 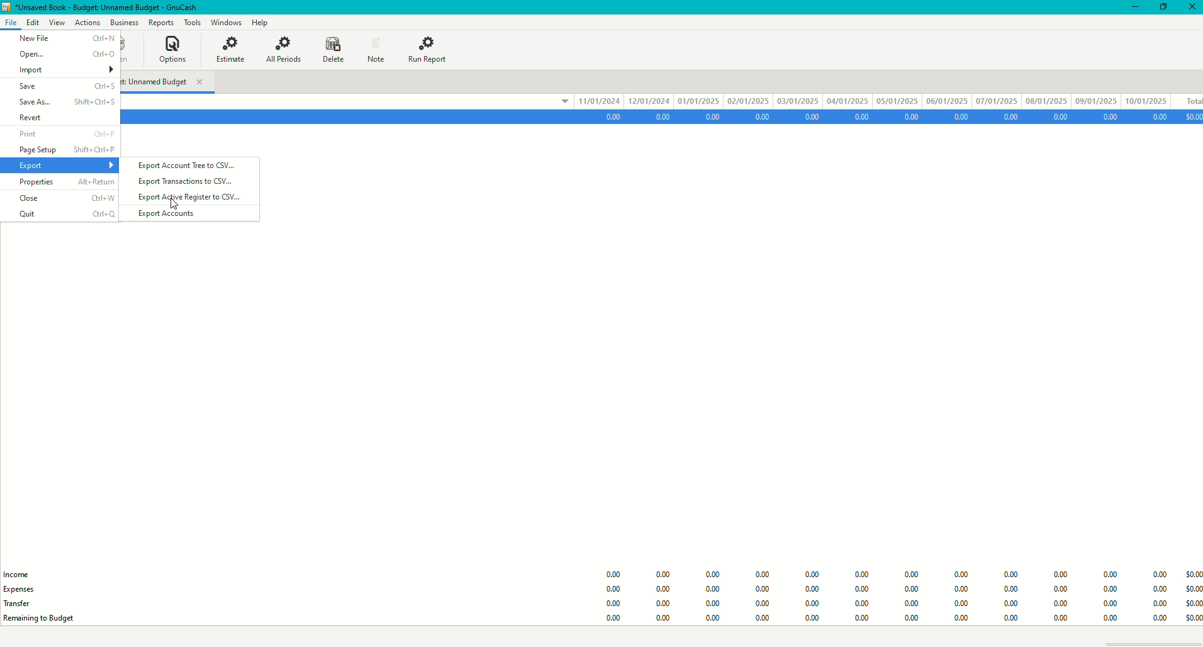 I want to click on Close, so click(x=64, y=198).